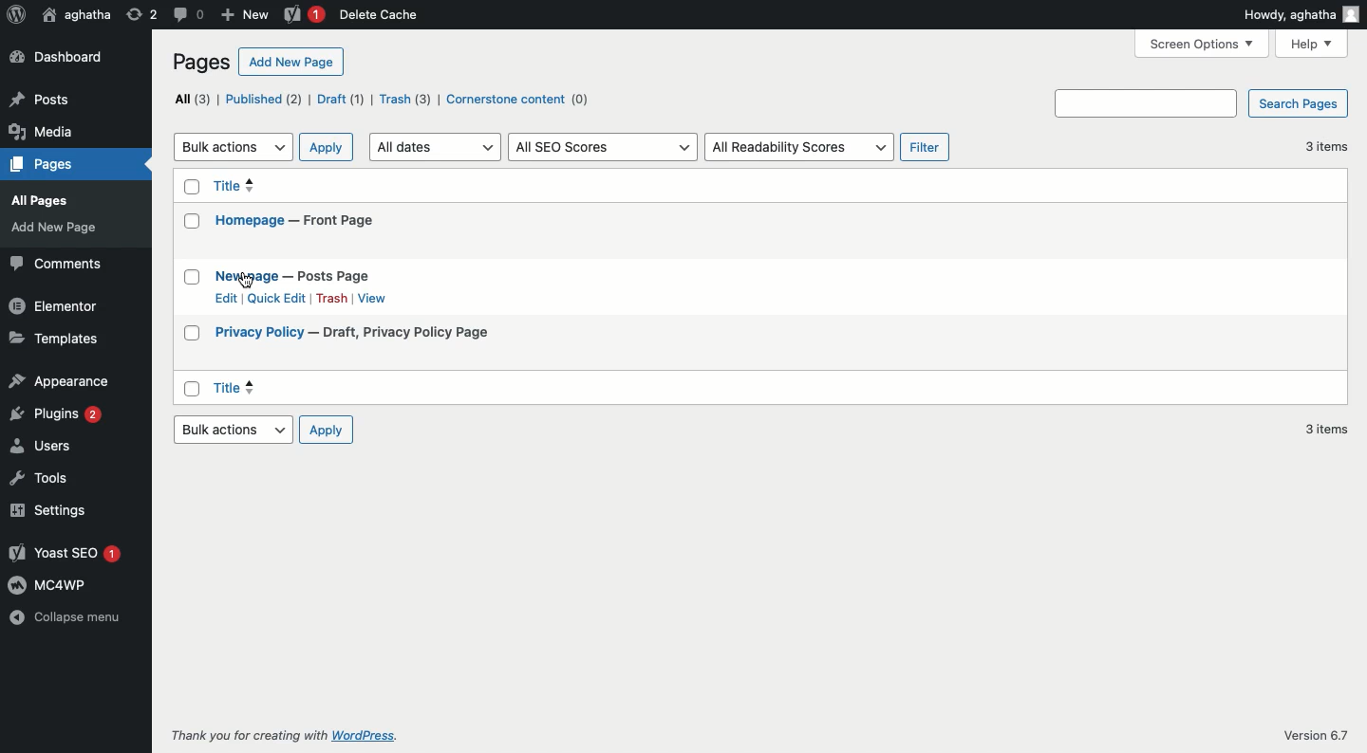 Image resolution: width=1367 pixels, height=753 pixels. What do you see at coordinates (1204, 44) in the screenshot?
I see `Screen options` at bounding box center [1204, 44].